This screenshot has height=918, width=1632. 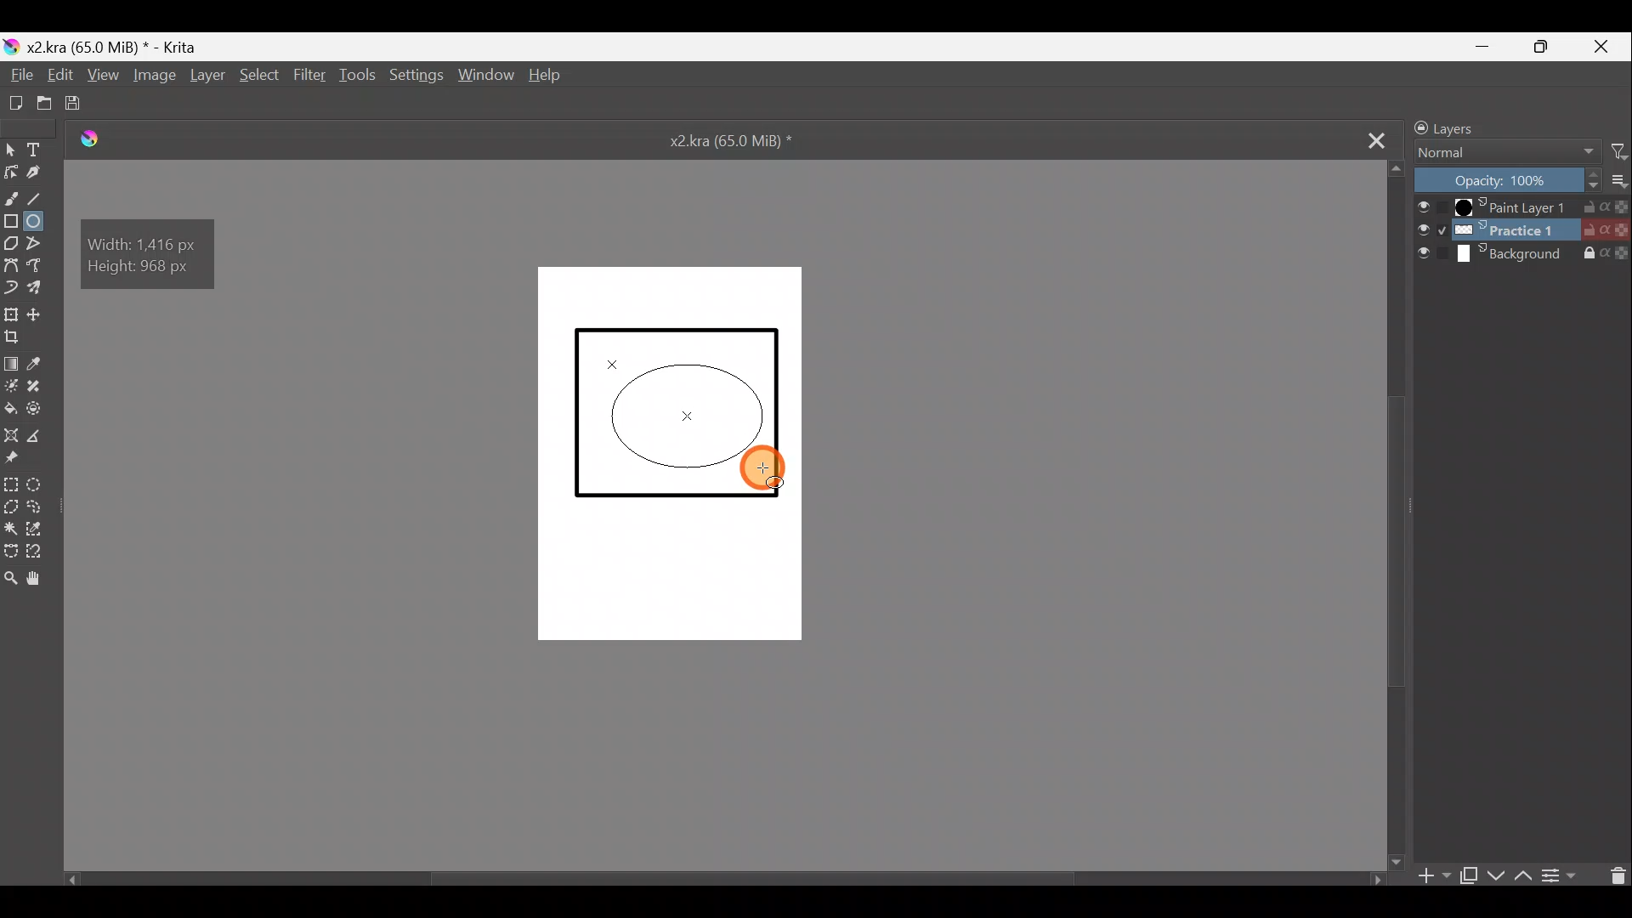 What do you see at coordinates (361, 76) in the screenshot?
I see `Tools` at bounding box center [361, 76].